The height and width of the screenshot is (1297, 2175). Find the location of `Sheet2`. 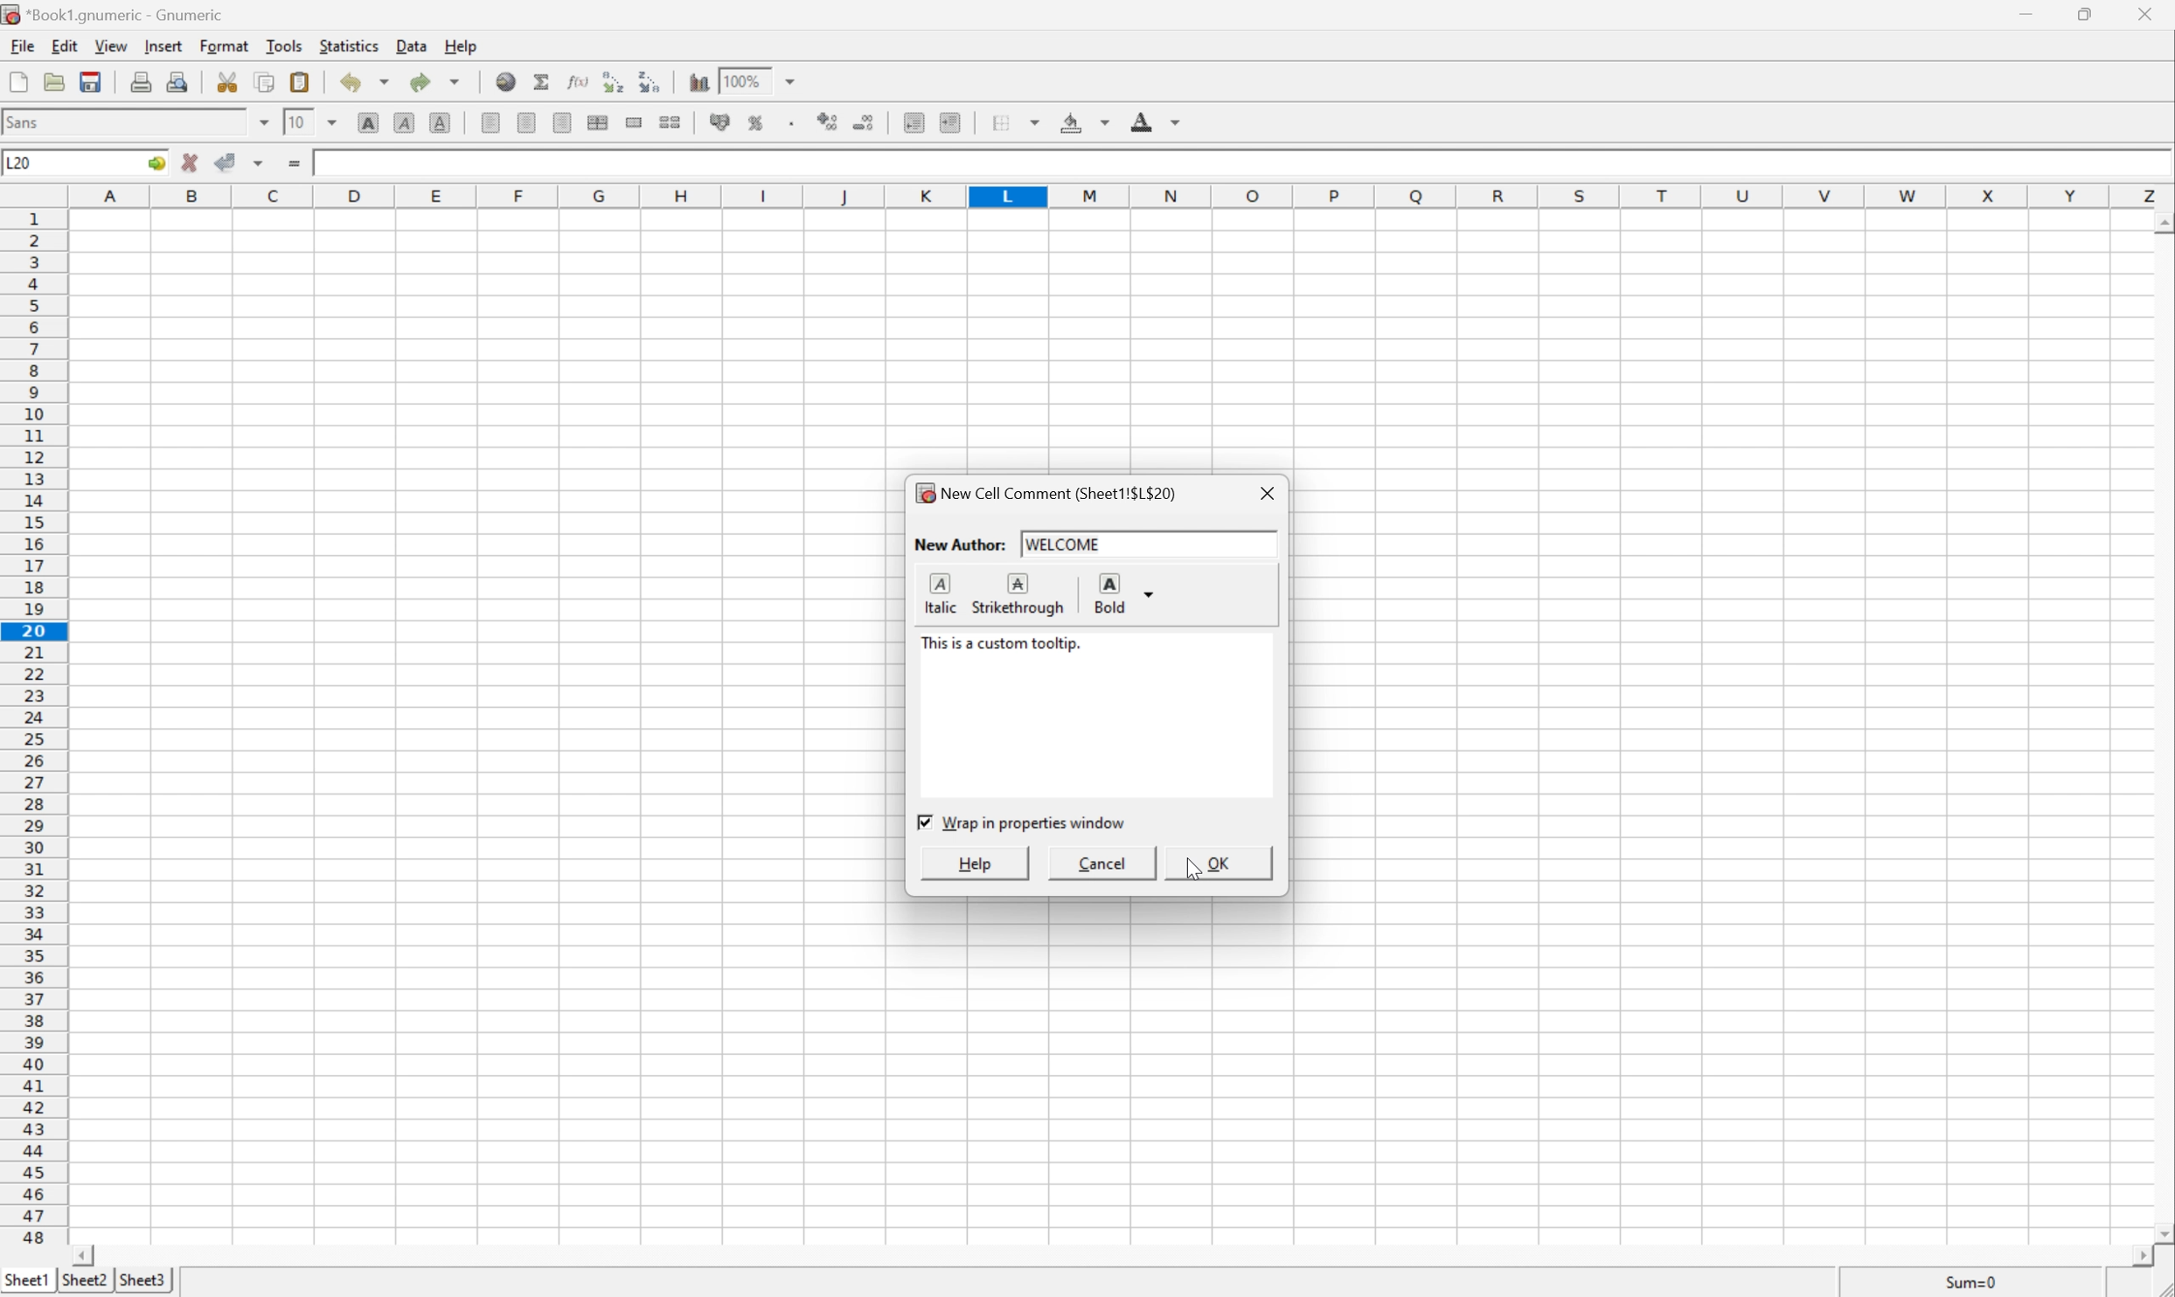

Sheet2 is located at coordinates (139, 1281).